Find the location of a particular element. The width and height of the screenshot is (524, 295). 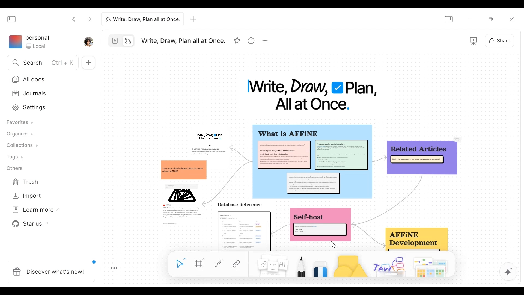

Show/Hide Sidebar is located at coordinates (448, 18).